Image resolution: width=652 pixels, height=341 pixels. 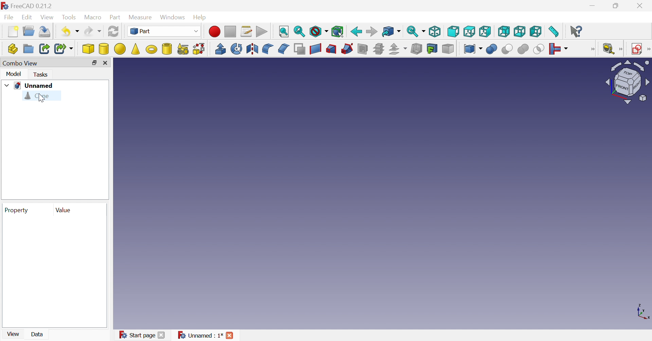 What do you see at coordinates (252, 49) in the screenshot?
I see `Mirroring` at bounding box center [252, 49].